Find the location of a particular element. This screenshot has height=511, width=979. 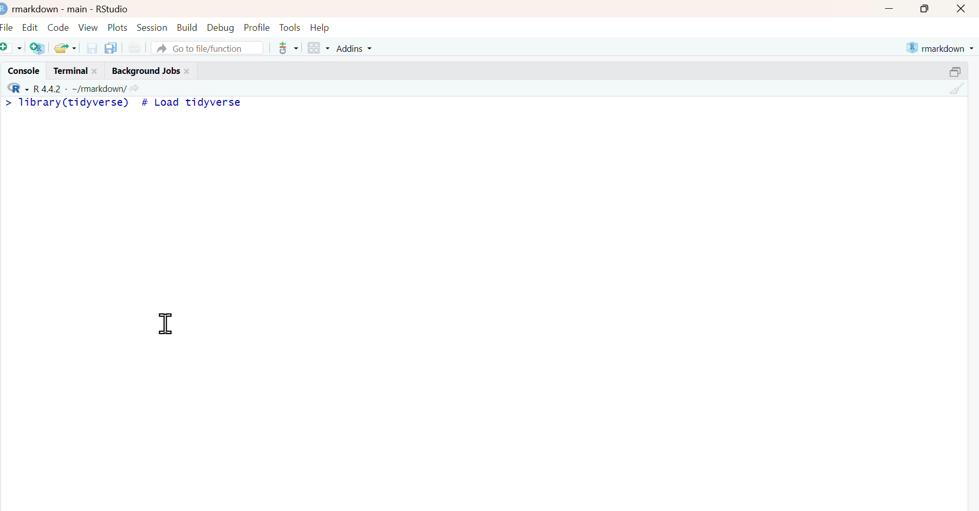

close is located at coordinates (97, 70).